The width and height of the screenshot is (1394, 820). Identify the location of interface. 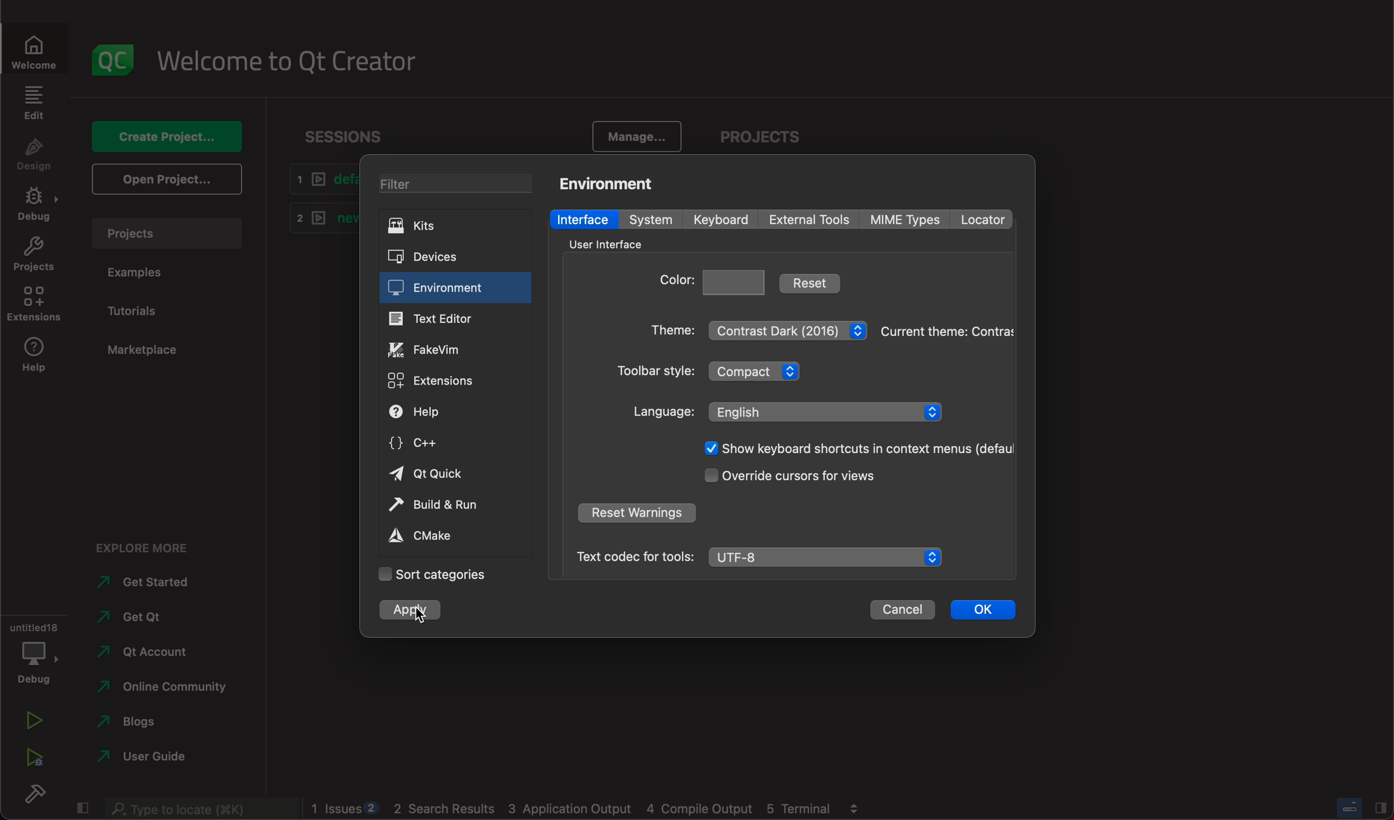
(582, 219).